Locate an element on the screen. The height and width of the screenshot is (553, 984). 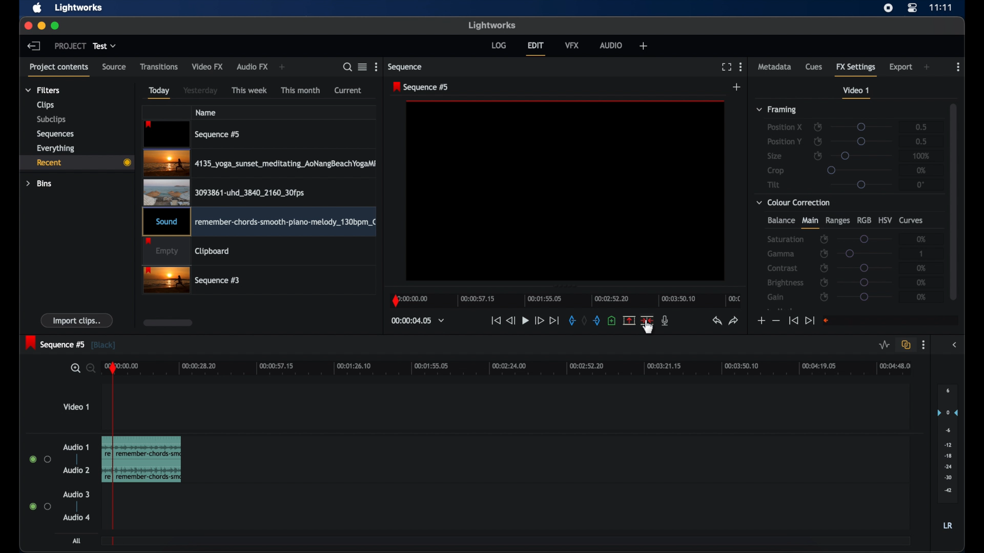
enable/disable keyframe is located at coordinates (818, 155).